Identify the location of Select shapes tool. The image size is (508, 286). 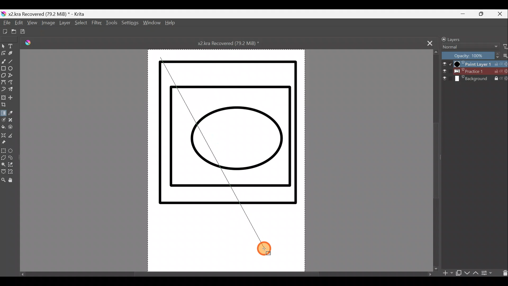
(3, 47).